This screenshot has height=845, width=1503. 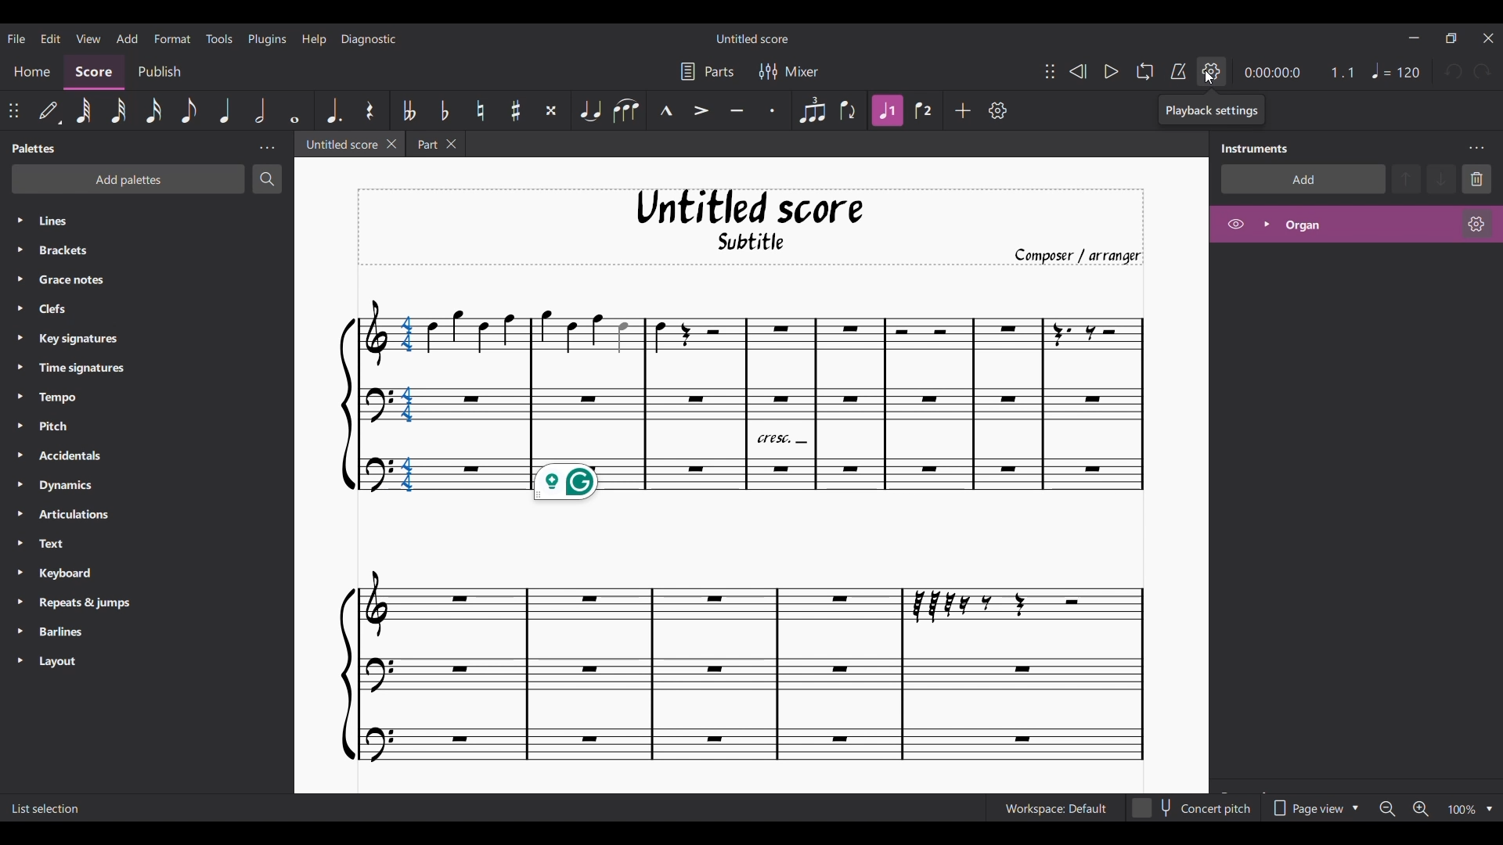 What do you see at coordinates (1209, 77) in the screenshot?
I see `Cursor clicking on Playback settings` at bounding box center [1209, 77].